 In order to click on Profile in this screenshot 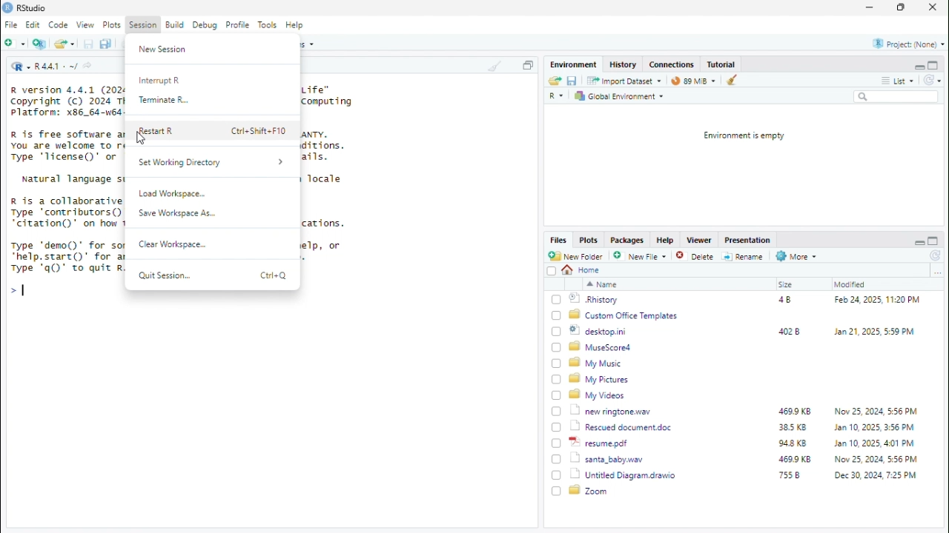, I will do `click(239, 25)`.